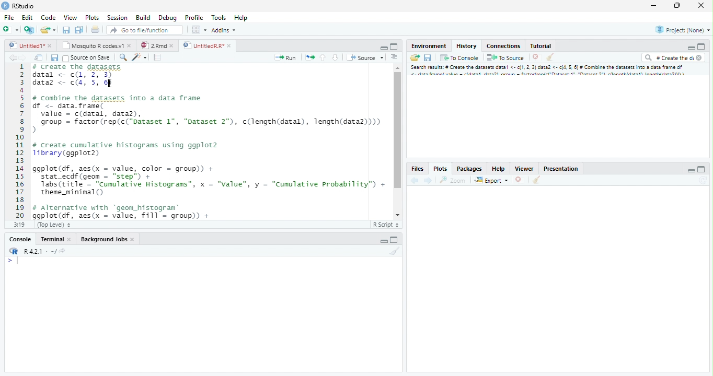 The width and height of the screenshot is (713, 376). What do you see at coordinates (417, 168) in the screenshot?
I see `Files` at bounding box center [417, 168].